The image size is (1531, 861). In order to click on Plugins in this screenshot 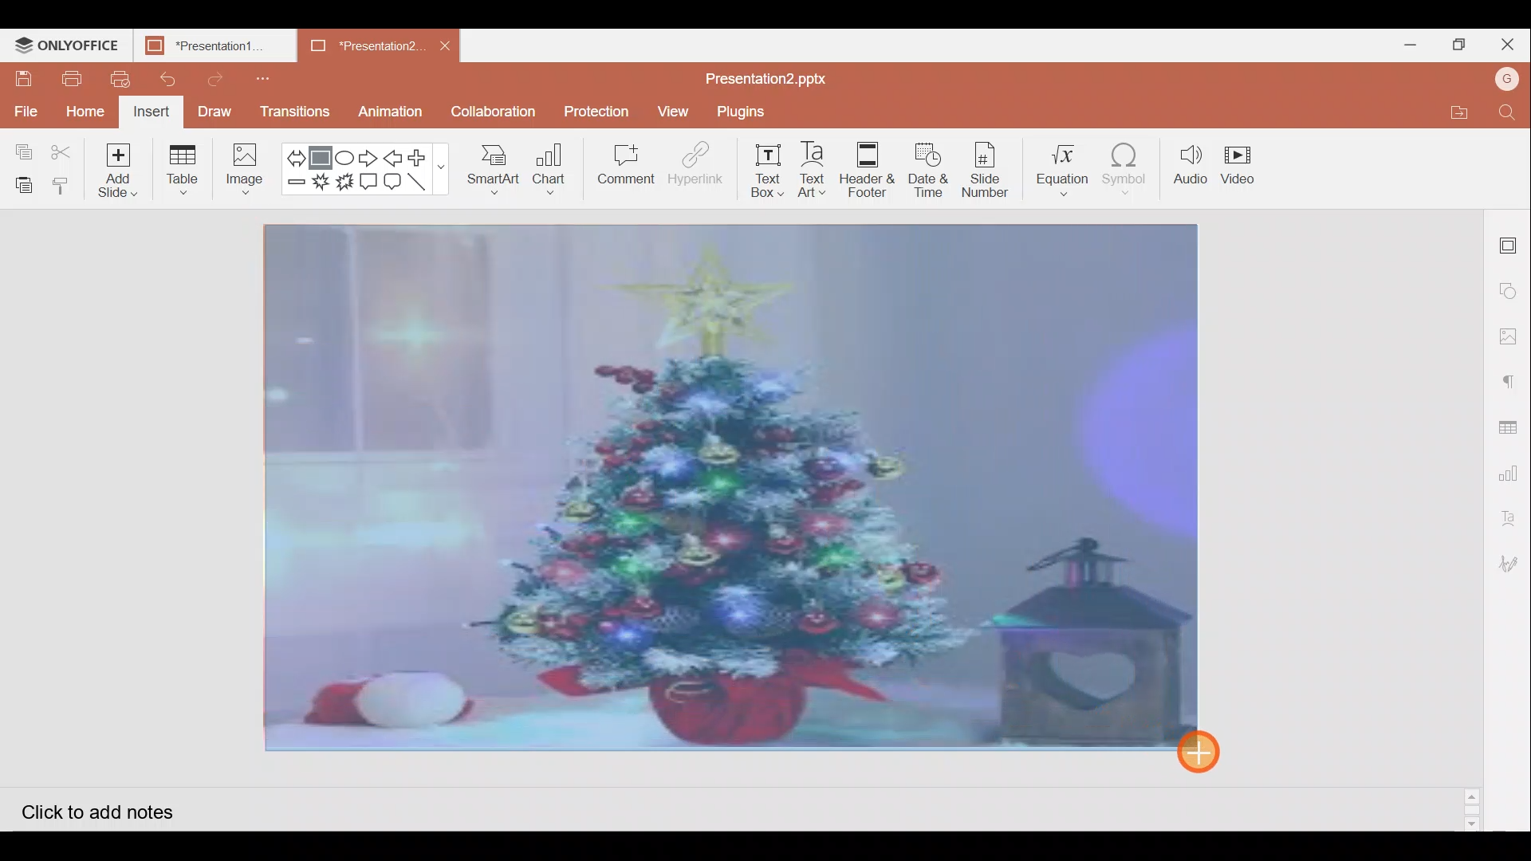, I will do `click(748, 112)`.